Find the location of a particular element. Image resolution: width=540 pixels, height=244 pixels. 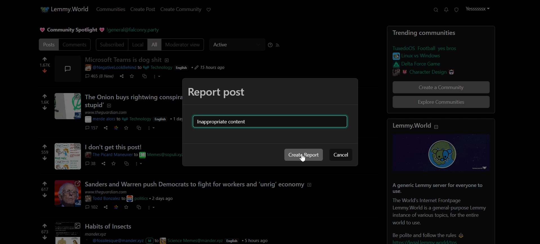

numbers is located at coordinates (45, 152).